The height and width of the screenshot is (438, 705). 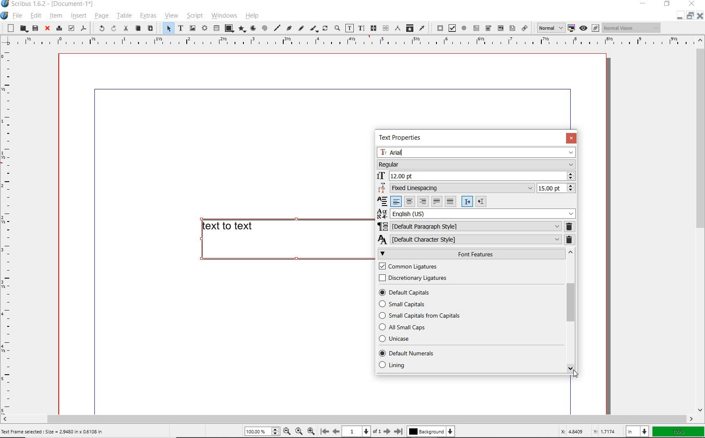 What do you see at coordinates (645, 4) in the screenshot?
I see `minimize` at bounding box center [645, 4].